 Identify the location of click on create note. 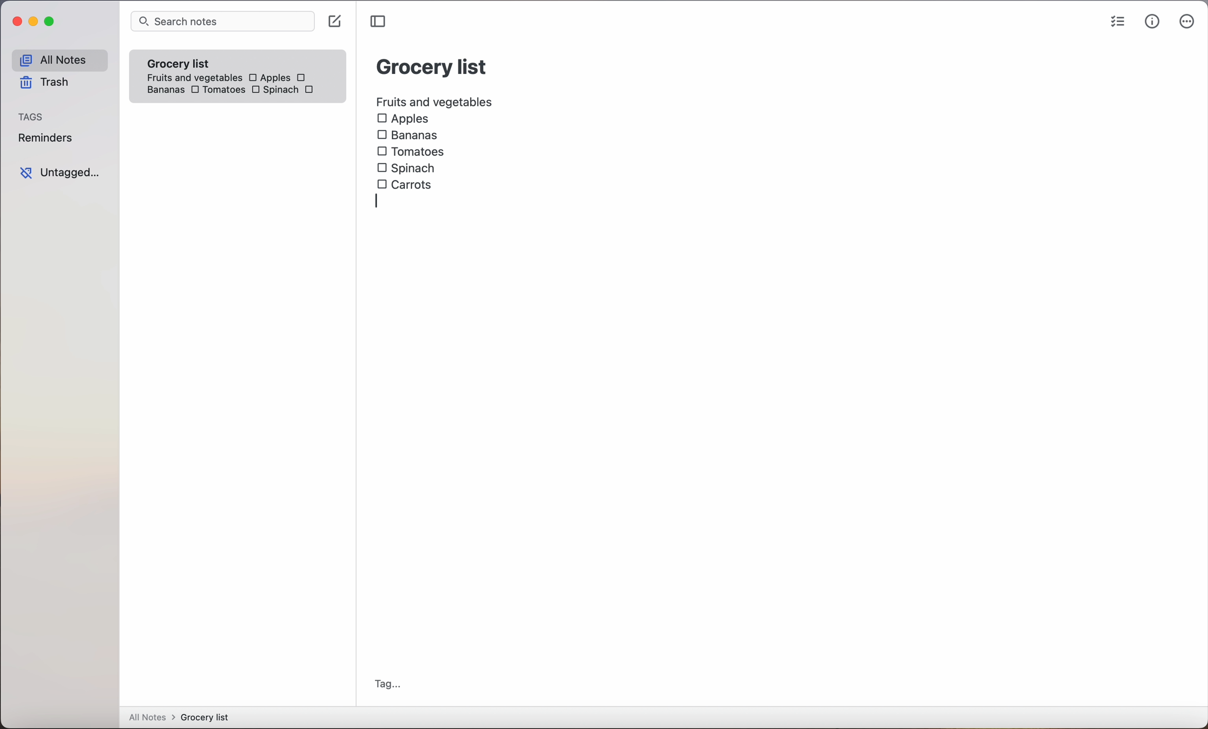
(337, 22).